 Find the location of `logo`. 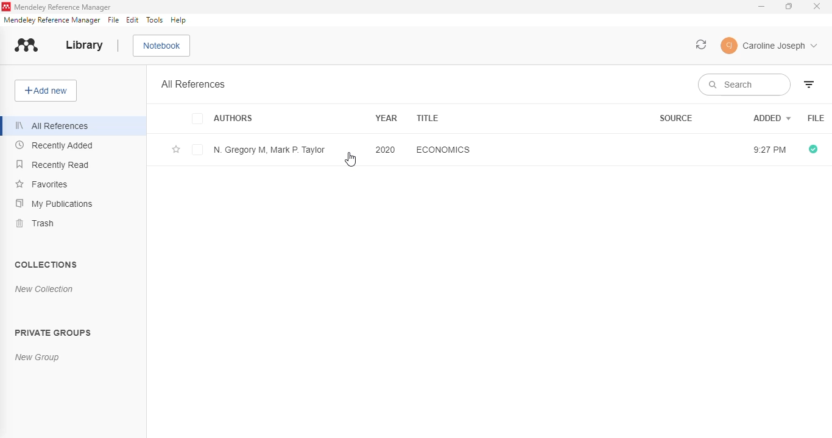

logo is located at coordinates (6, 7).